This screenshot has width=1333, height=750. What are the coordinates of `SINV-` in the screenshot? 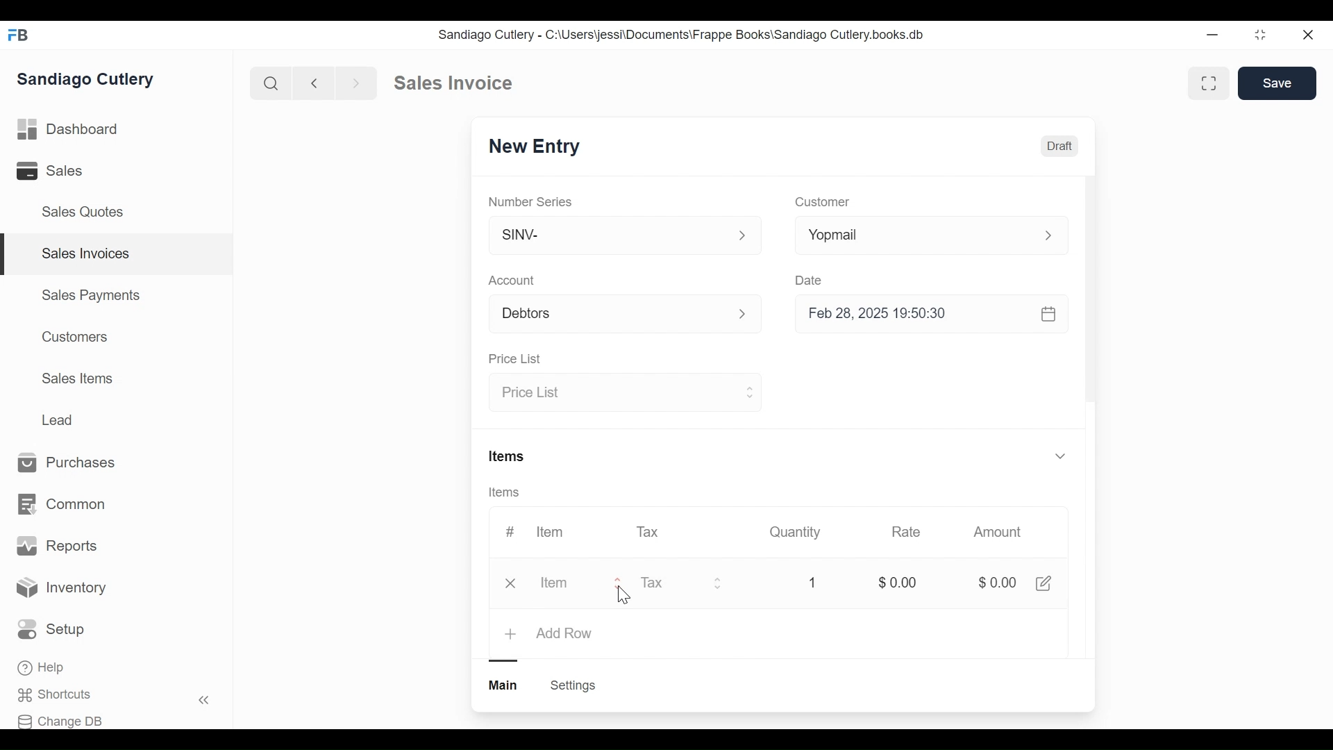 It's located at (623, 238).